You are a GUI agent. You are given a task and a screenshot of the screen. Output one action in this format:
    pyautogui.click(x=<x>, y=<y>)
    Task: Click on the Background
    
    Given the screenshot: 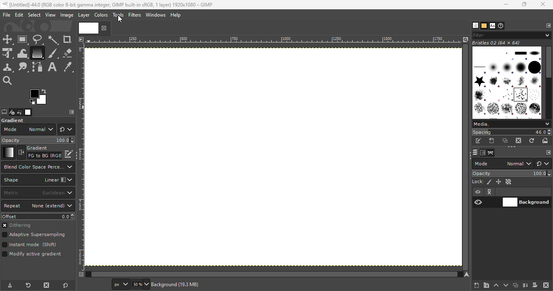 What is the action you would take?
    pyautogui.click(x=526, y=201)
    